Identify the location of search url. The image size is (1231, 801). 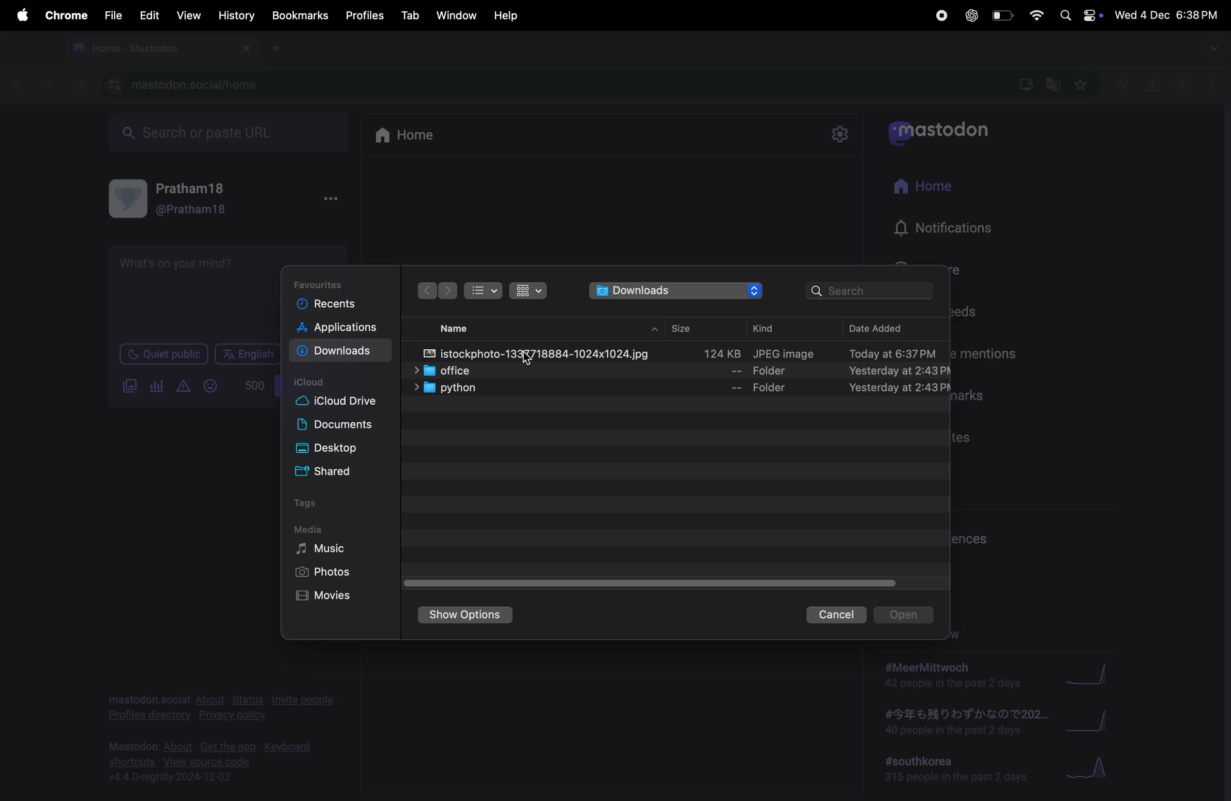
(225, 133).